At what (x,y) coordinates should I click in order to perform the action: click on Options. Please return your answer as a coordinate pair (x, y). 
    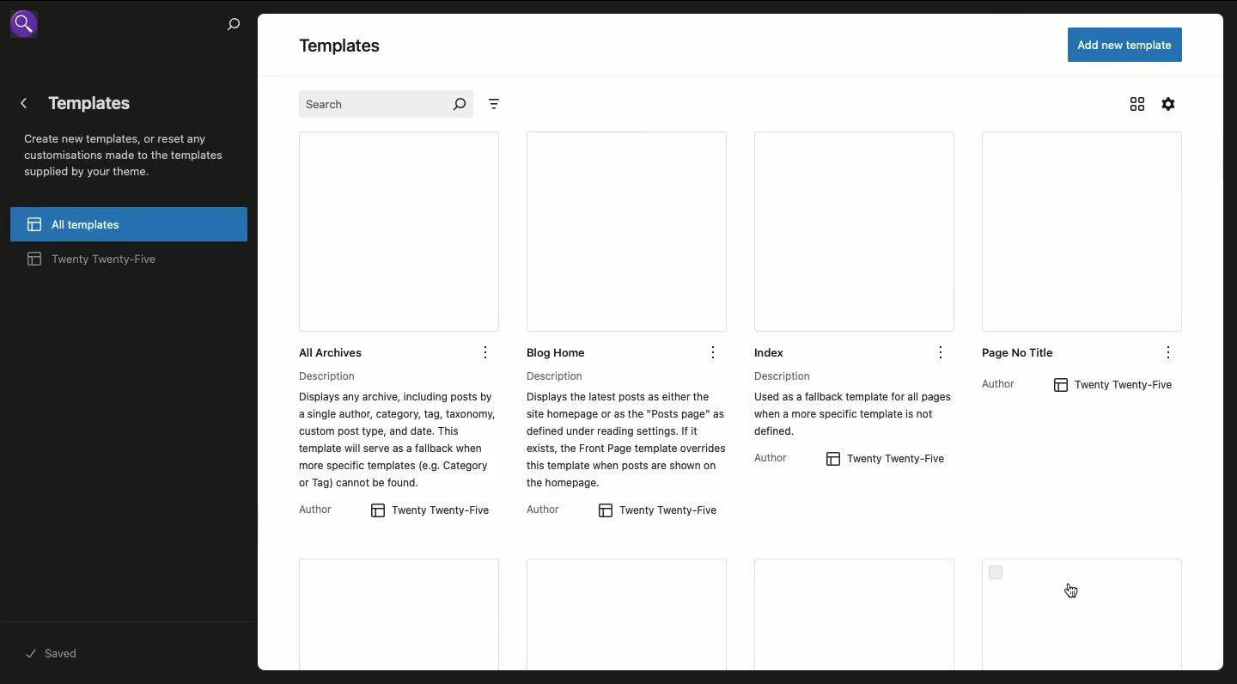
    Looking at the image, I should click on (715, 354).